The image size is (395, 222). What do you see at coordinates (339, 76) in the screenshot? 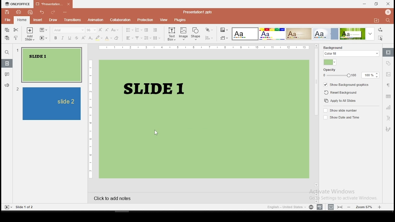
I see `opacity slider` at bounding box center [339, 76].